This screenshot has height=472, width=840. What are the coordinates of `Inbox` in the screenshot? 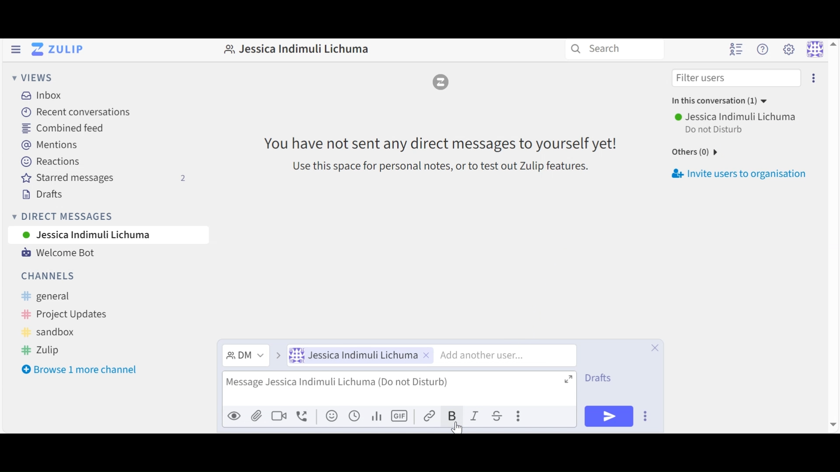 It's located at (40, 95).